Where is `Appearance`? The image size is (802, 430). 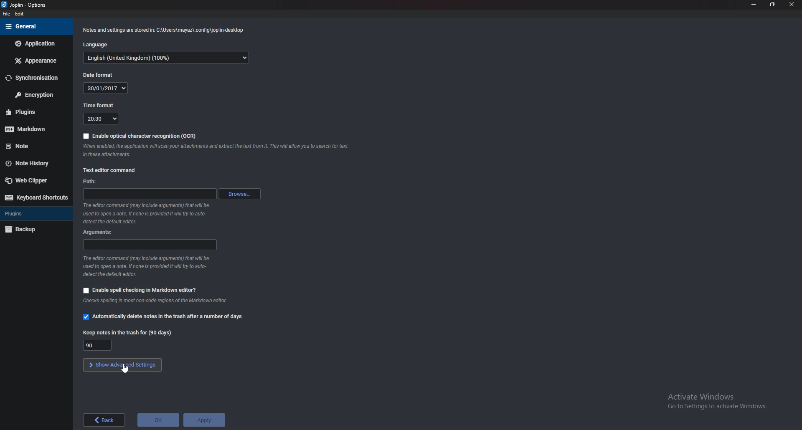
Appearance is located at coordinates (34, 61).